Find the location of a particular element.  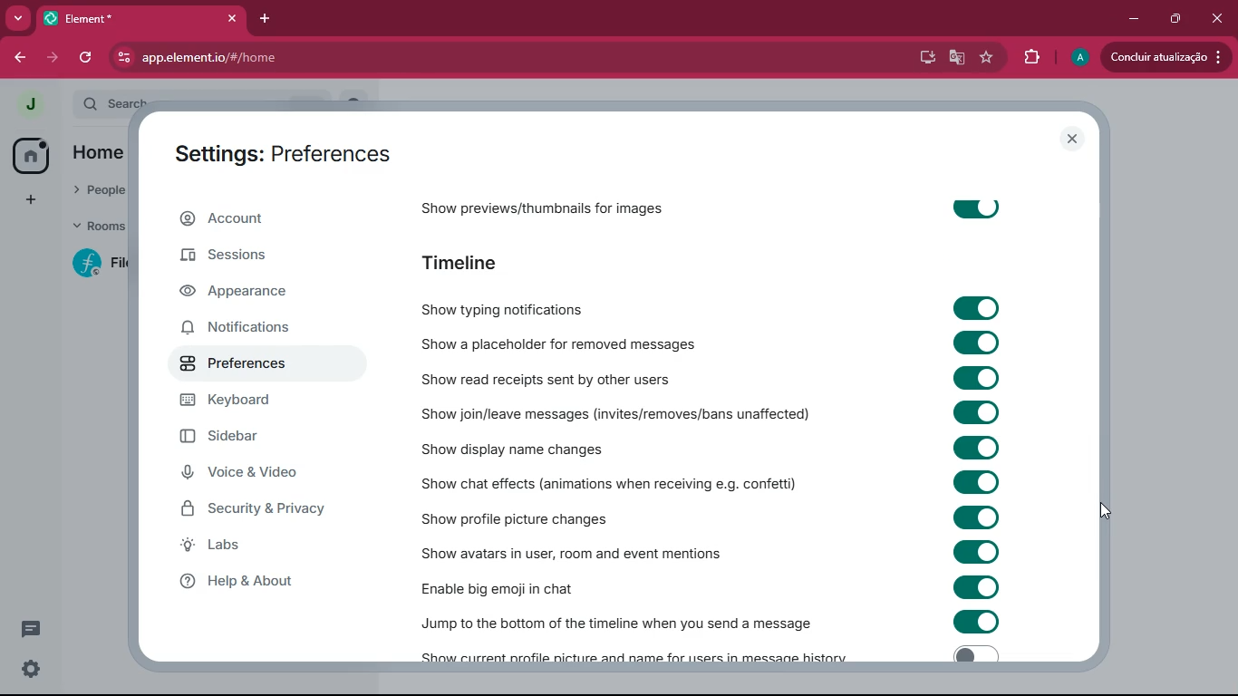

toggle on  is located at coordinates (980, 412).